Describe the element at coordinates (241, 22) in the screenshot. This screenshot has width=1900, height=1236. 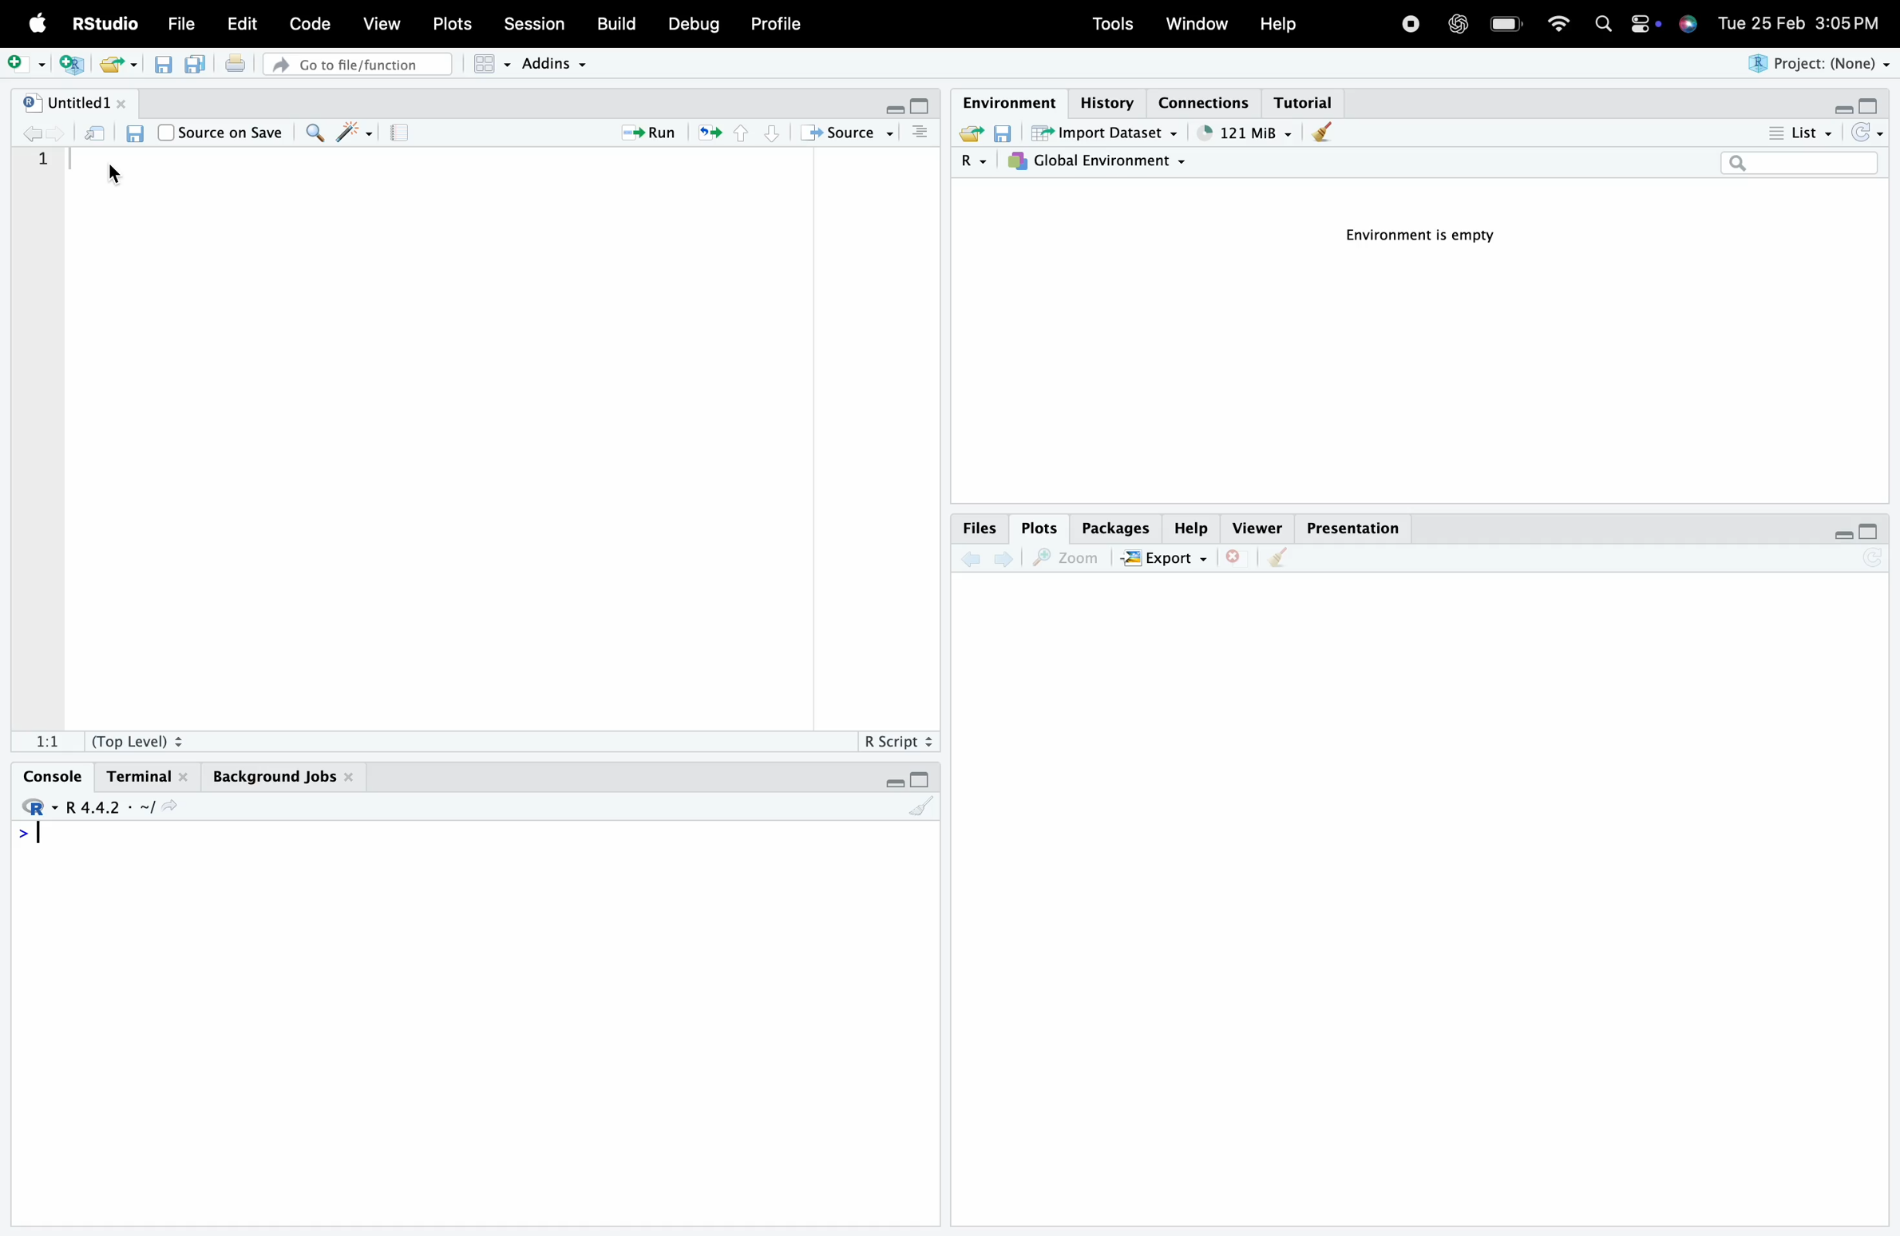
I see `Edit` at that location.